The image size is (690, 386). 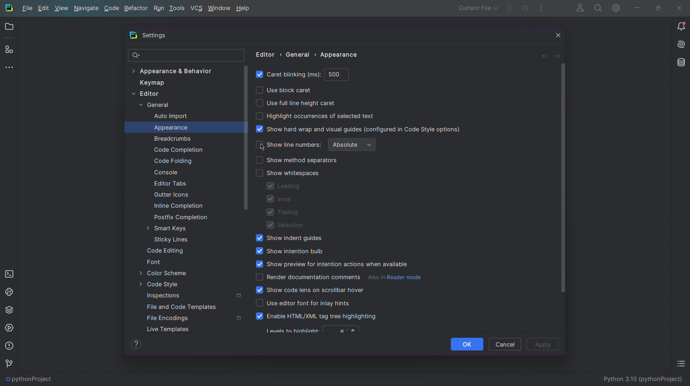 What do you see at coordinates (9, 273) in the screenshot?
I see `Terminal` at bounding box center [9, 273].